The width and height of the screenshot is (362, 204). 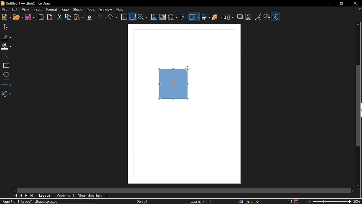 What do you see at coordinates (162, 17) in the screenshot?
I see `Insert text` at bounding box center [162, 17].